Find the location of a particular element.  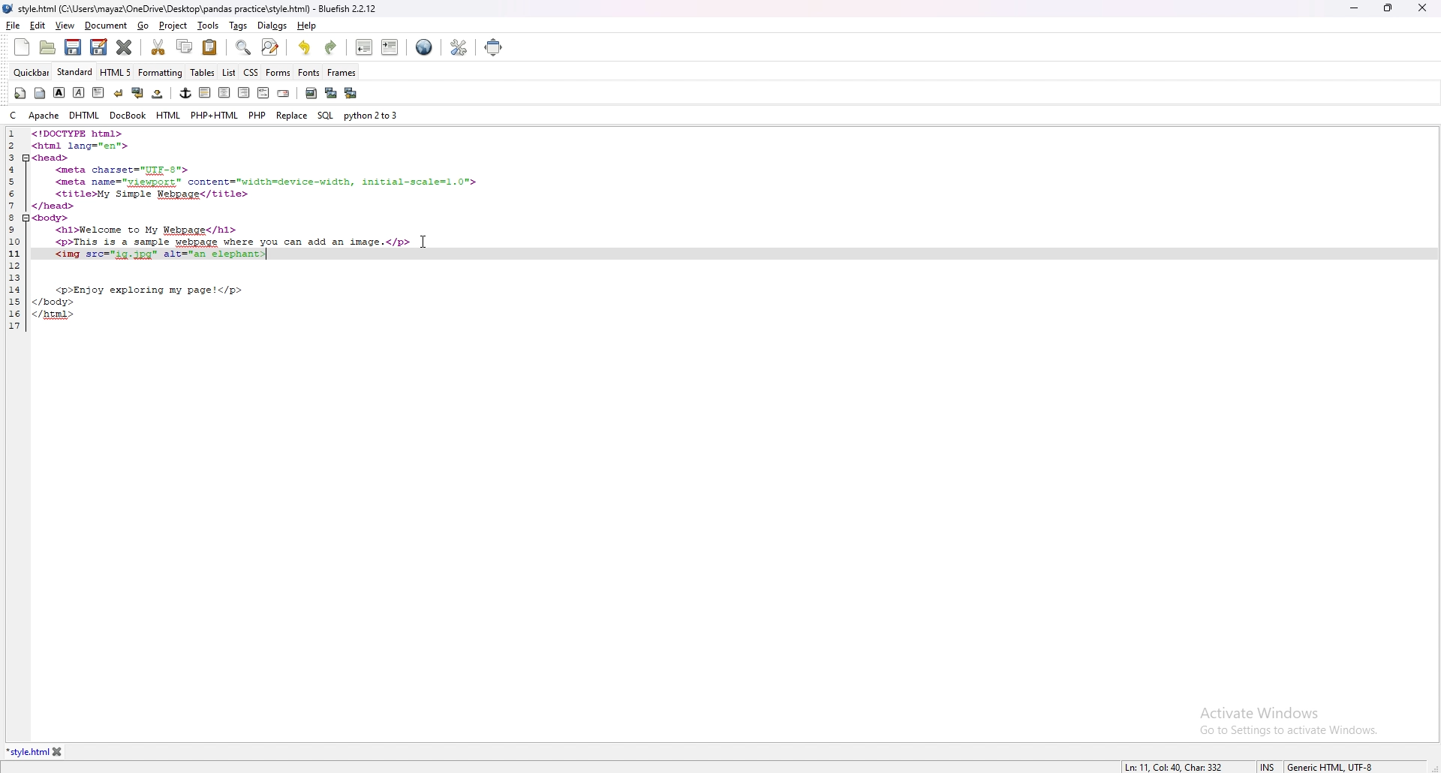

multi thumbnail is located at coordinates (350, 93).